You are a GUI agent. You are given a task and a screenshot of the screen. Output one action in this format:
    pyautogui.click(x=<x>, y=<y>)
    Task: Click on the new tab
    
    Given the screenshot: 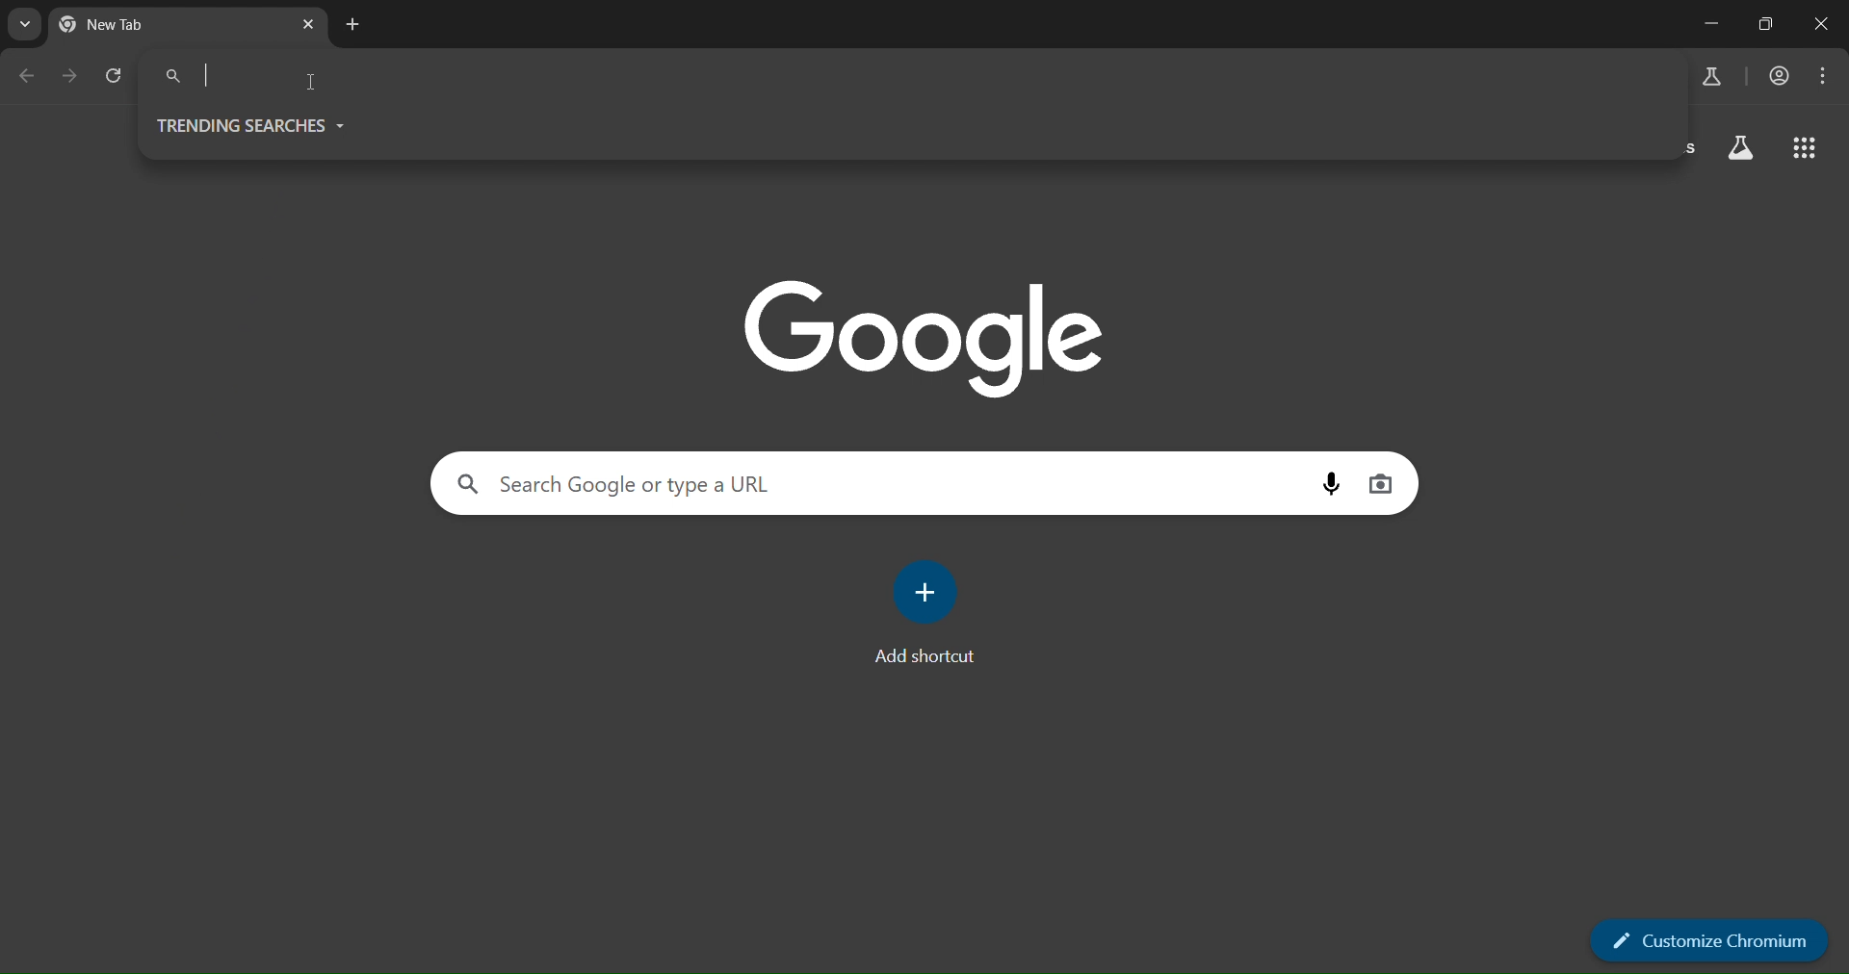 What is the action you would take?
    pyautogui.click(x=352, y=24)
    